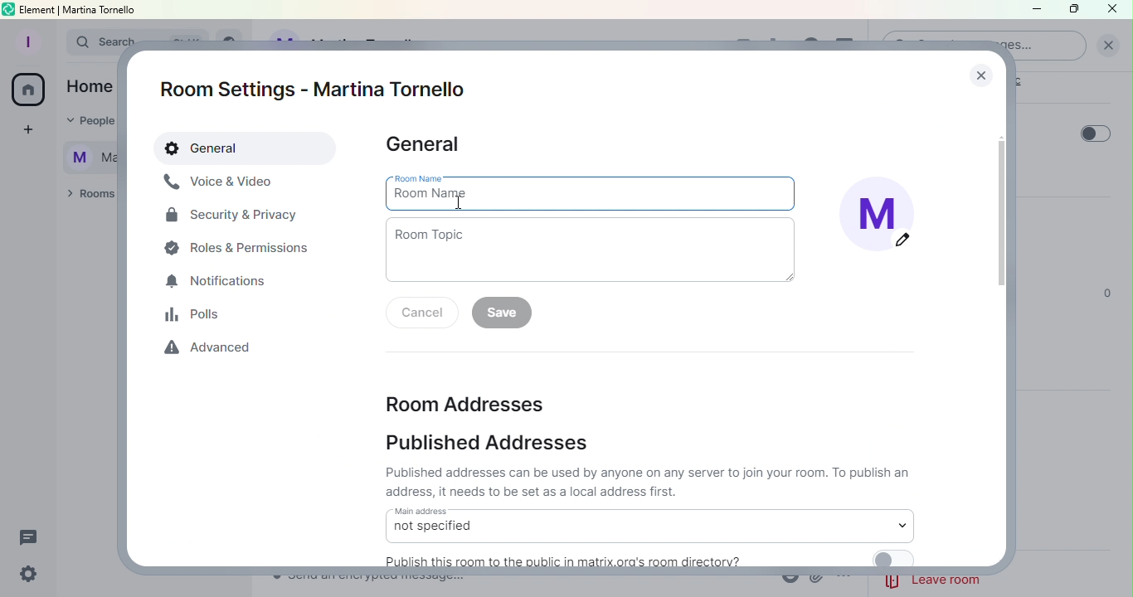 The image size is (1133, 597). I want to click on Polls, so click(198, 314).